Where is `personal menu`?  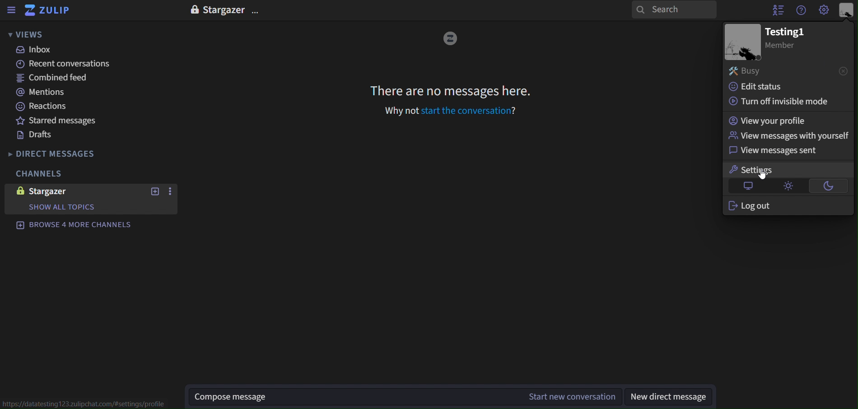 personal menu is located at coordinates (845, 12).